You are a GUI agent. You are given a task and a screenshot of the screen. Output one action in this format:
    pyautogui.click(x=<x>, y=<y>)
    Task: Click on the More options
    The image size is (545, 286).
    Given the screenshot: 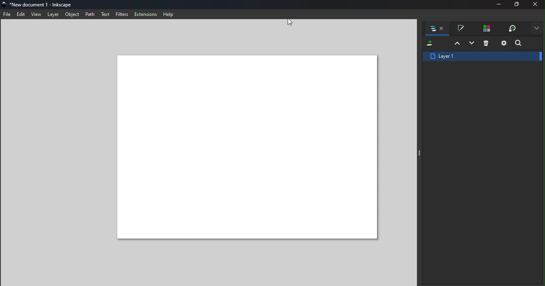 What is the action you would take?
    pyautogui.click(x=537, y=28)
    